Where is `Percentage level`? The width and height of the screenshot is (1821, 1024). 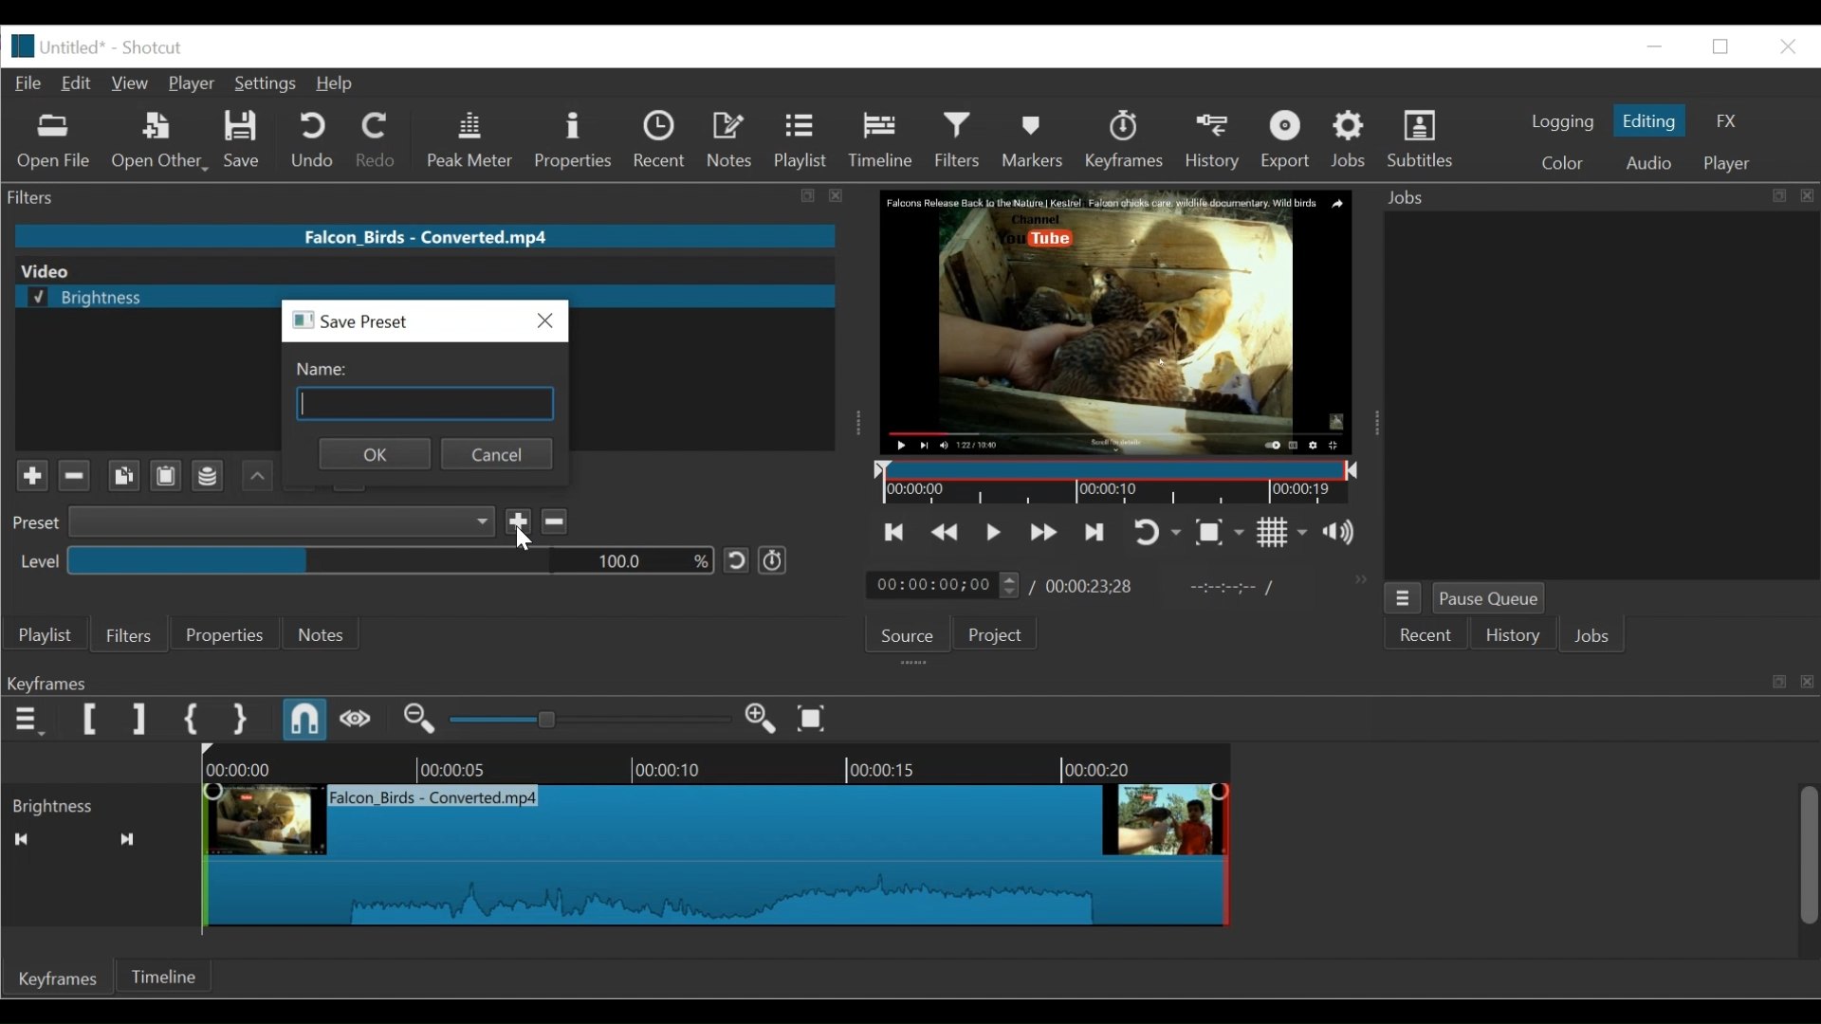
Percentage level is located at coordinates (389, 559).